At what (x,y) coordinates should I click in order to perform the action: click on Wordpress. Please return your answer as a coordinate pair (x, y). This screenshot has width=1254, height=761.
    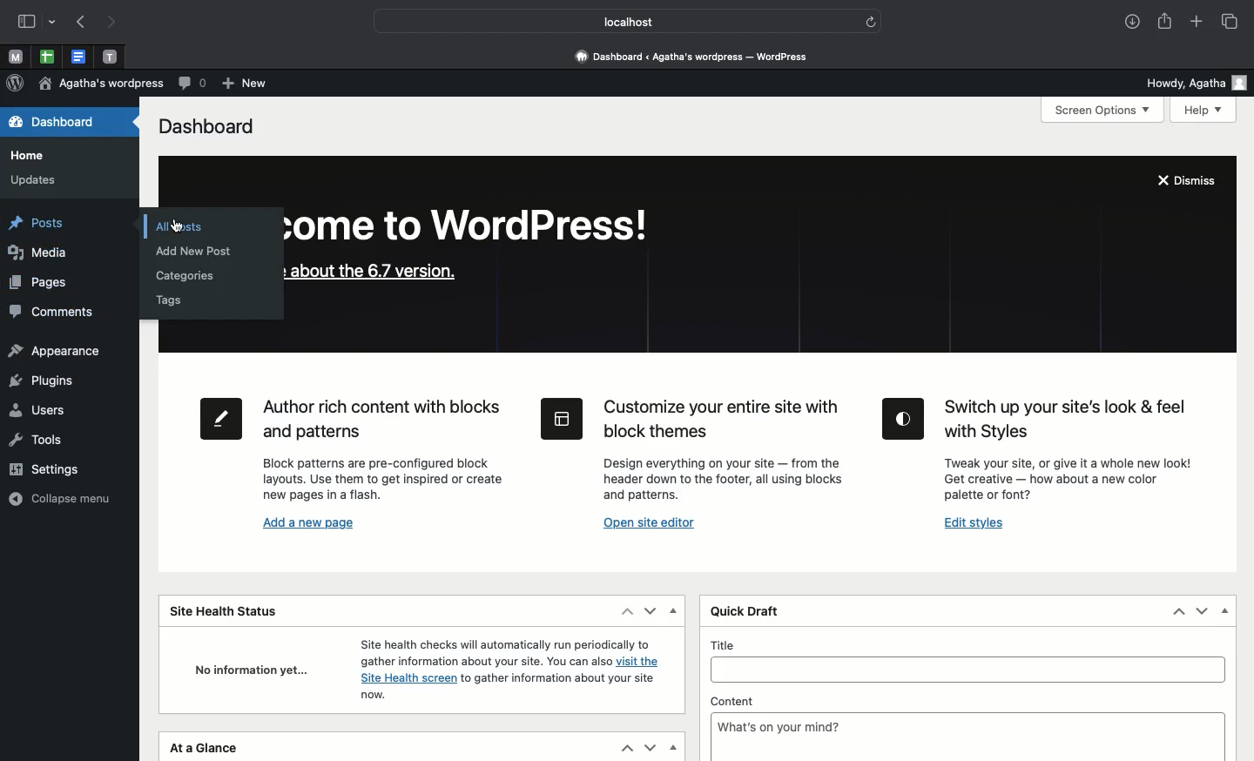
    Looking at the image, I should click on (15, 84).